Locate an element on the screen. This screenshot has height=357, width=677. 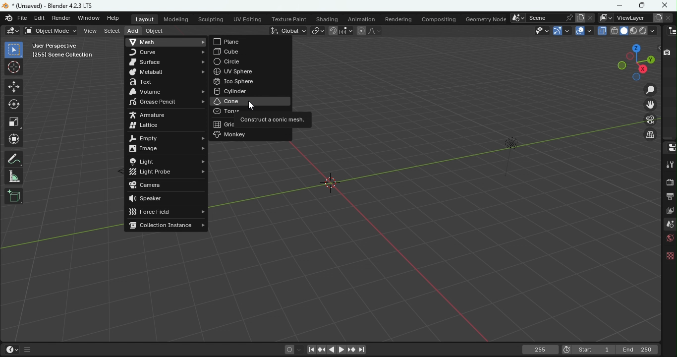
Play animation is located at coordinates (330, 350).